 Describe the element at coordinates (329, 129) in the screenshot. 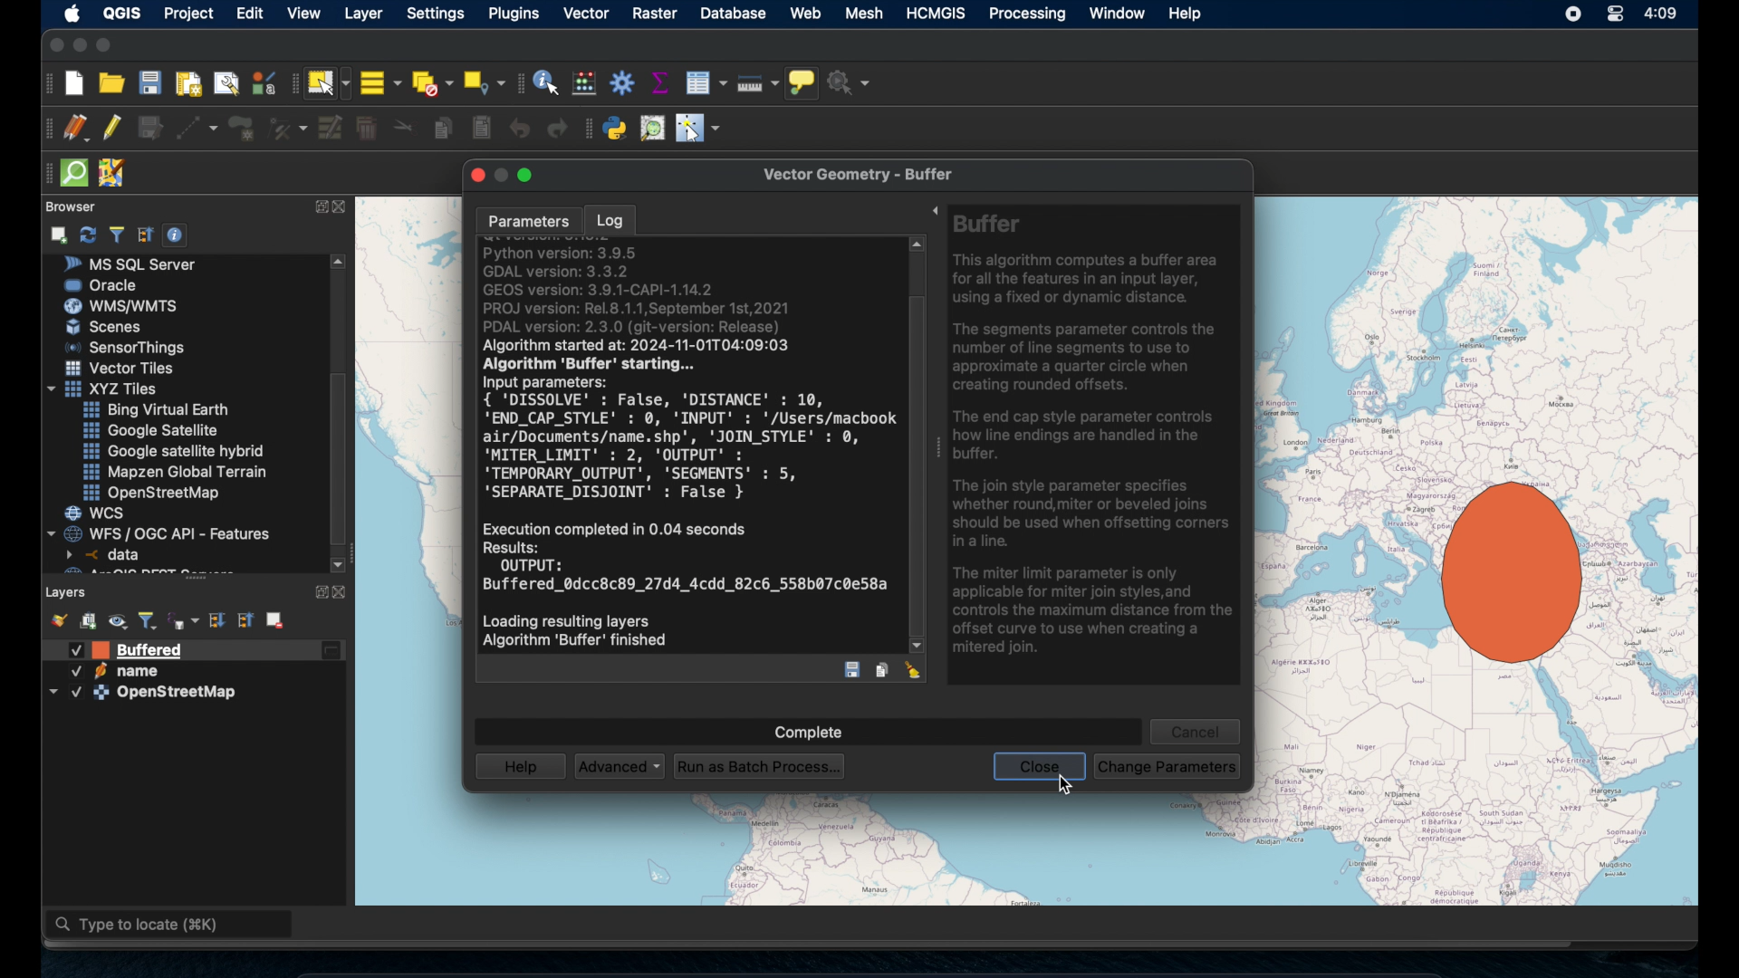

I see `modify attributes` at that location.